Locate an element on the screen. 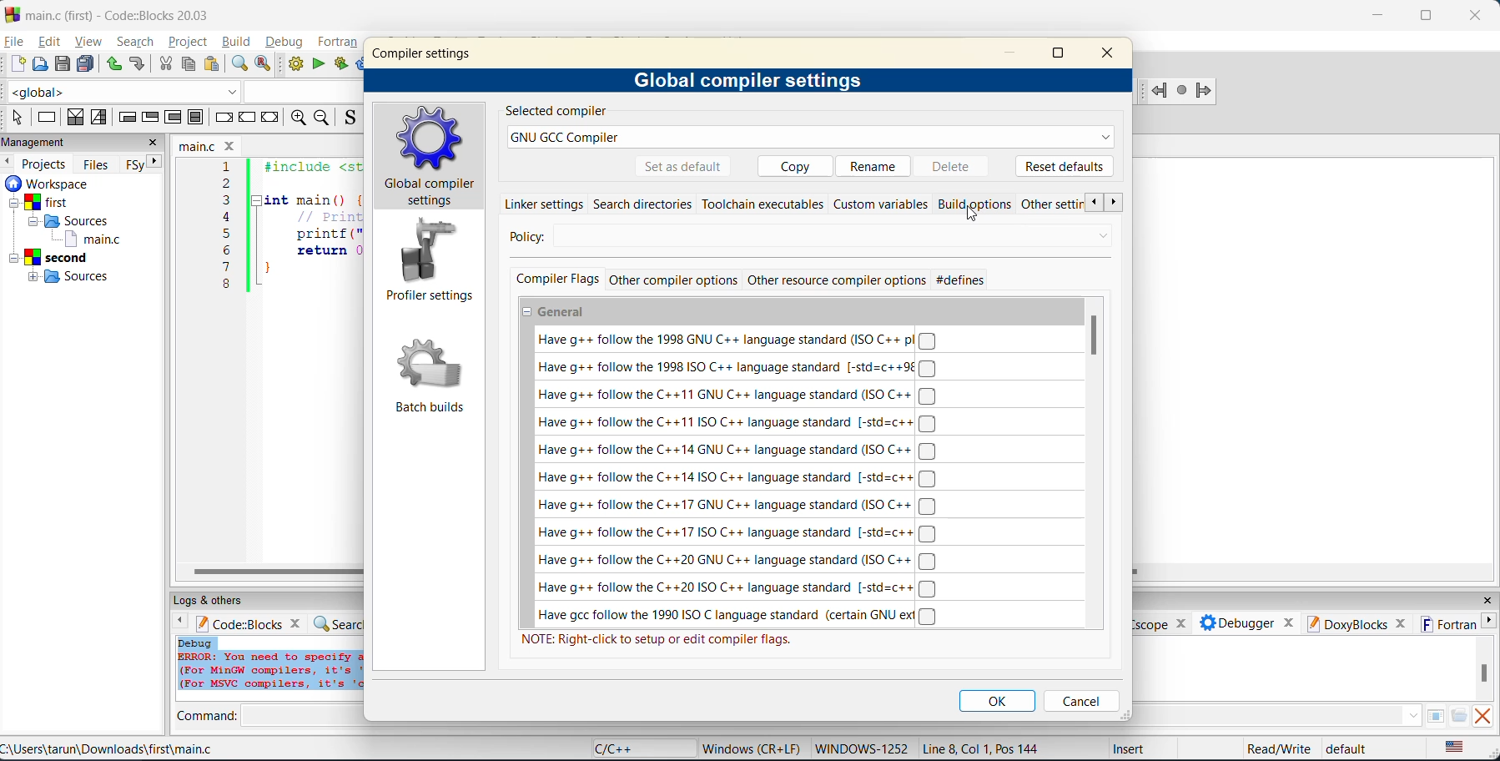  compiler settings is located at coordinates (425, 53).